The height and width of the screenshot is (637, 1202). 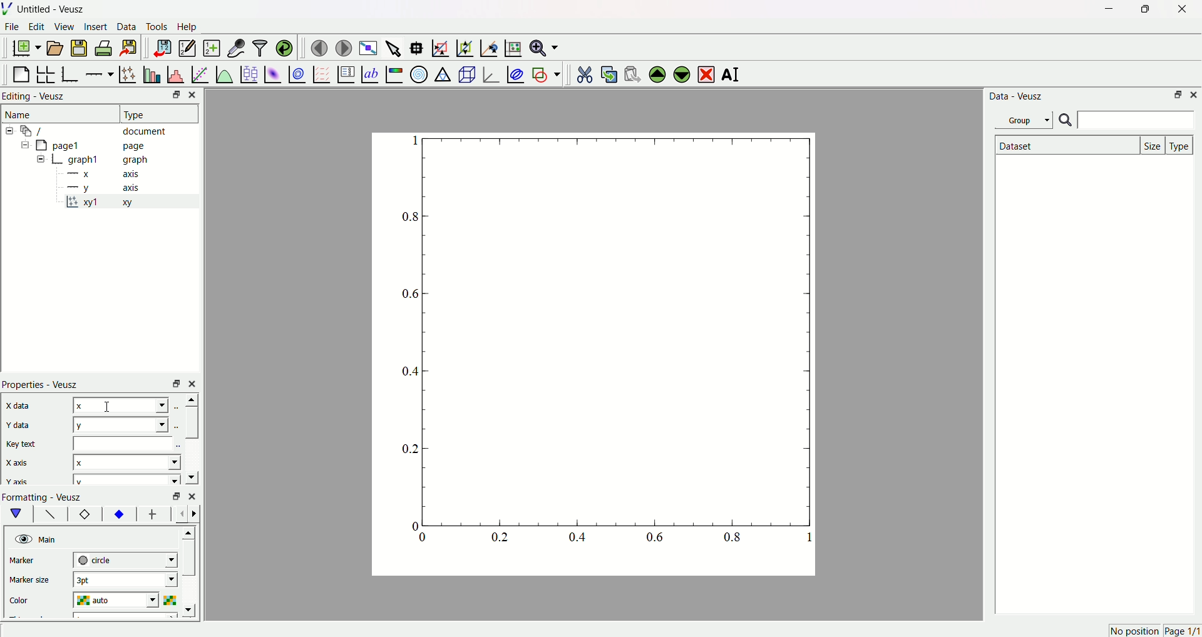 What do you see at coordinates (162, 48) in the screenshot?
I see `import datasets` at bounding box center [162, 48].